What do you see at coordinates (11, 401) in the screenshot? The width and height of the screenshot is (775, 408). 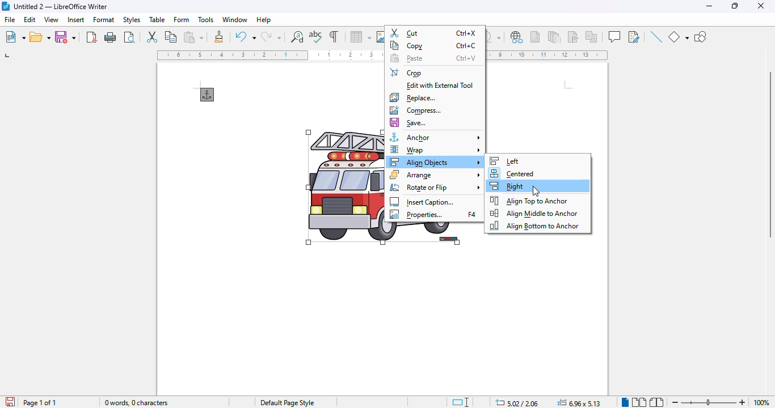 I see `click to save document` at bounding box center [11, 401].